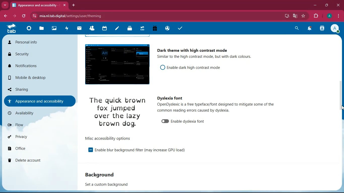 The image size is (344, 193). What do you see at coordinates (68, 28) in the screenshot?
I see `activity` at bounding box center [68, 28].